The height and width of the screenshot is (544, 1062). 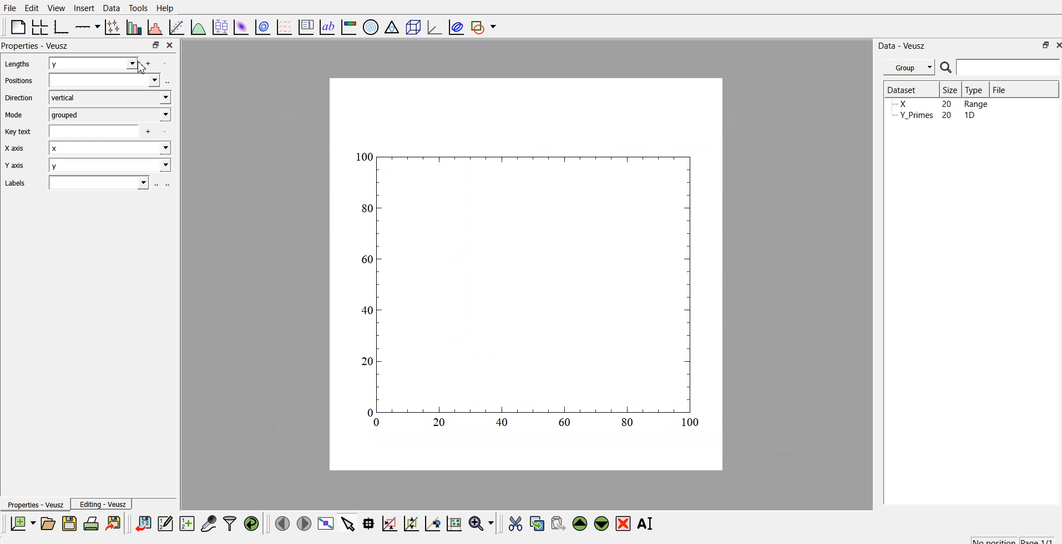 What do you see at coordinates (1055, 46) in the screenshot?
I see `close` at bounding box center [1055, 46].